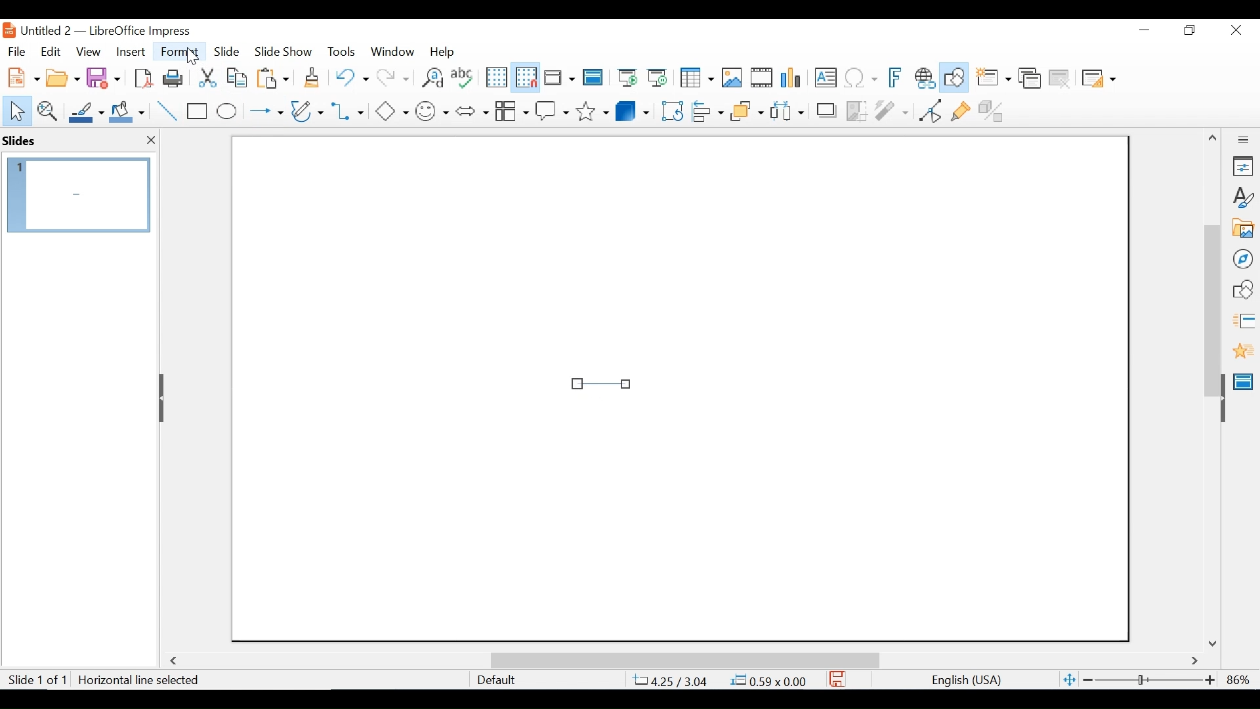 The width and height of the screenshot is (1260, 709). Describe the element at coordinates (176, 661) in the screenshot. I see `Scroll Left` at that location.